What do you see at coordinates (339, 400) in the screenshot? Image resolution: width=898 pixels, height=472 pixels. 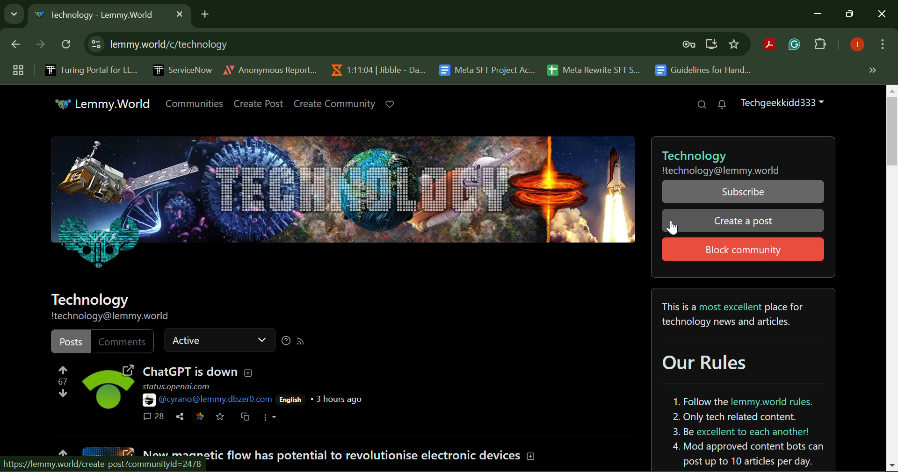 I see `3 hours ago` at bounding box center [339, 400].